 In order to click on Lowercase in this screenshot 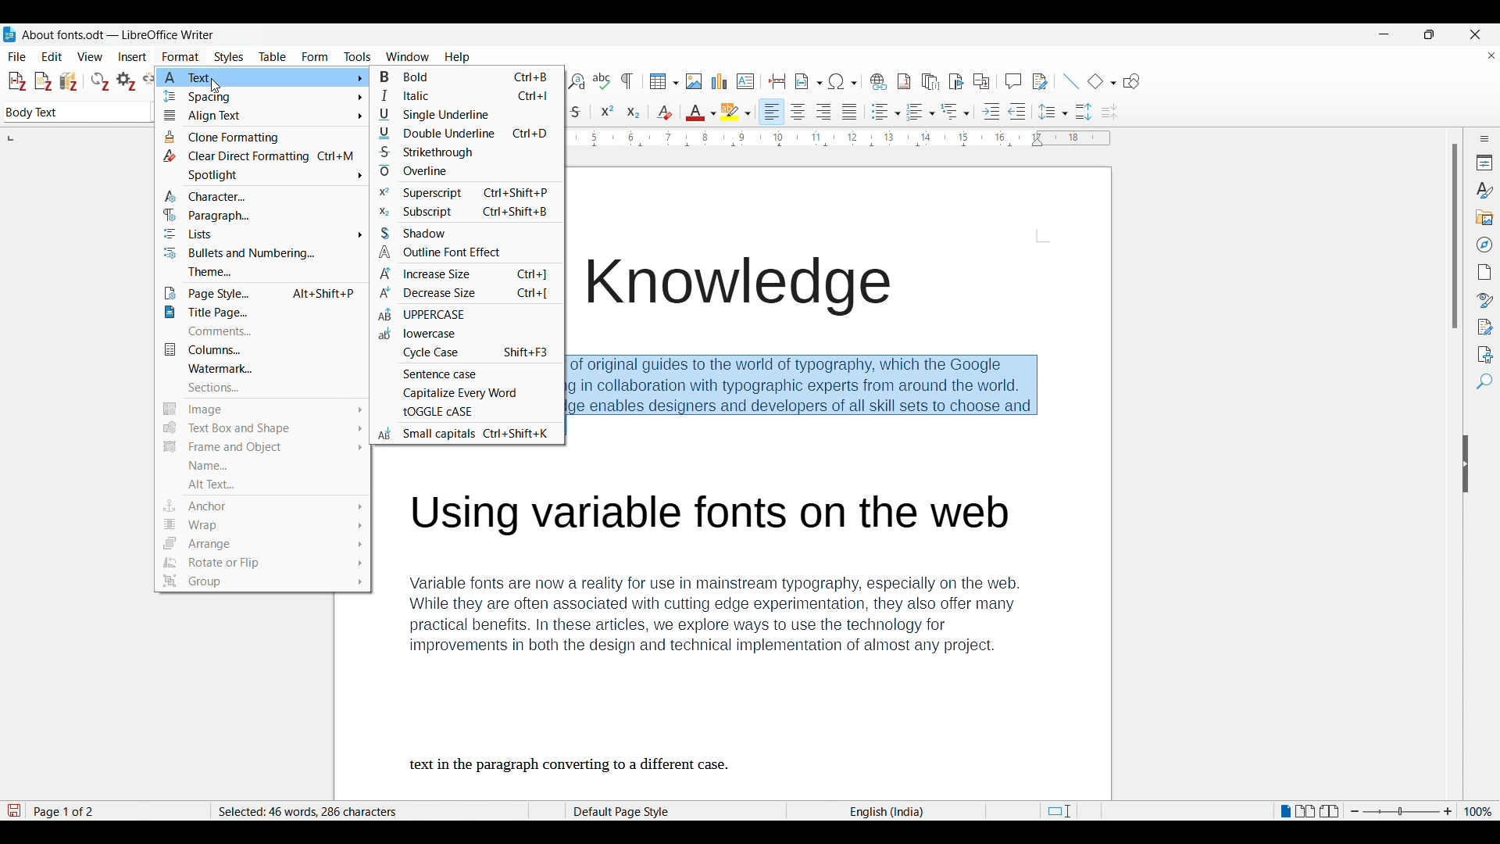, I will do `click(422, 336)`.